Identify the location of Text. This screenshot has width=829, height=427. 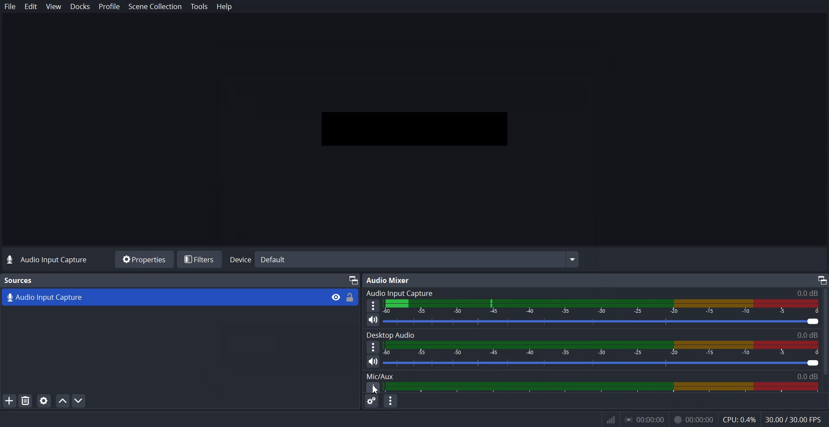
(19, 280).